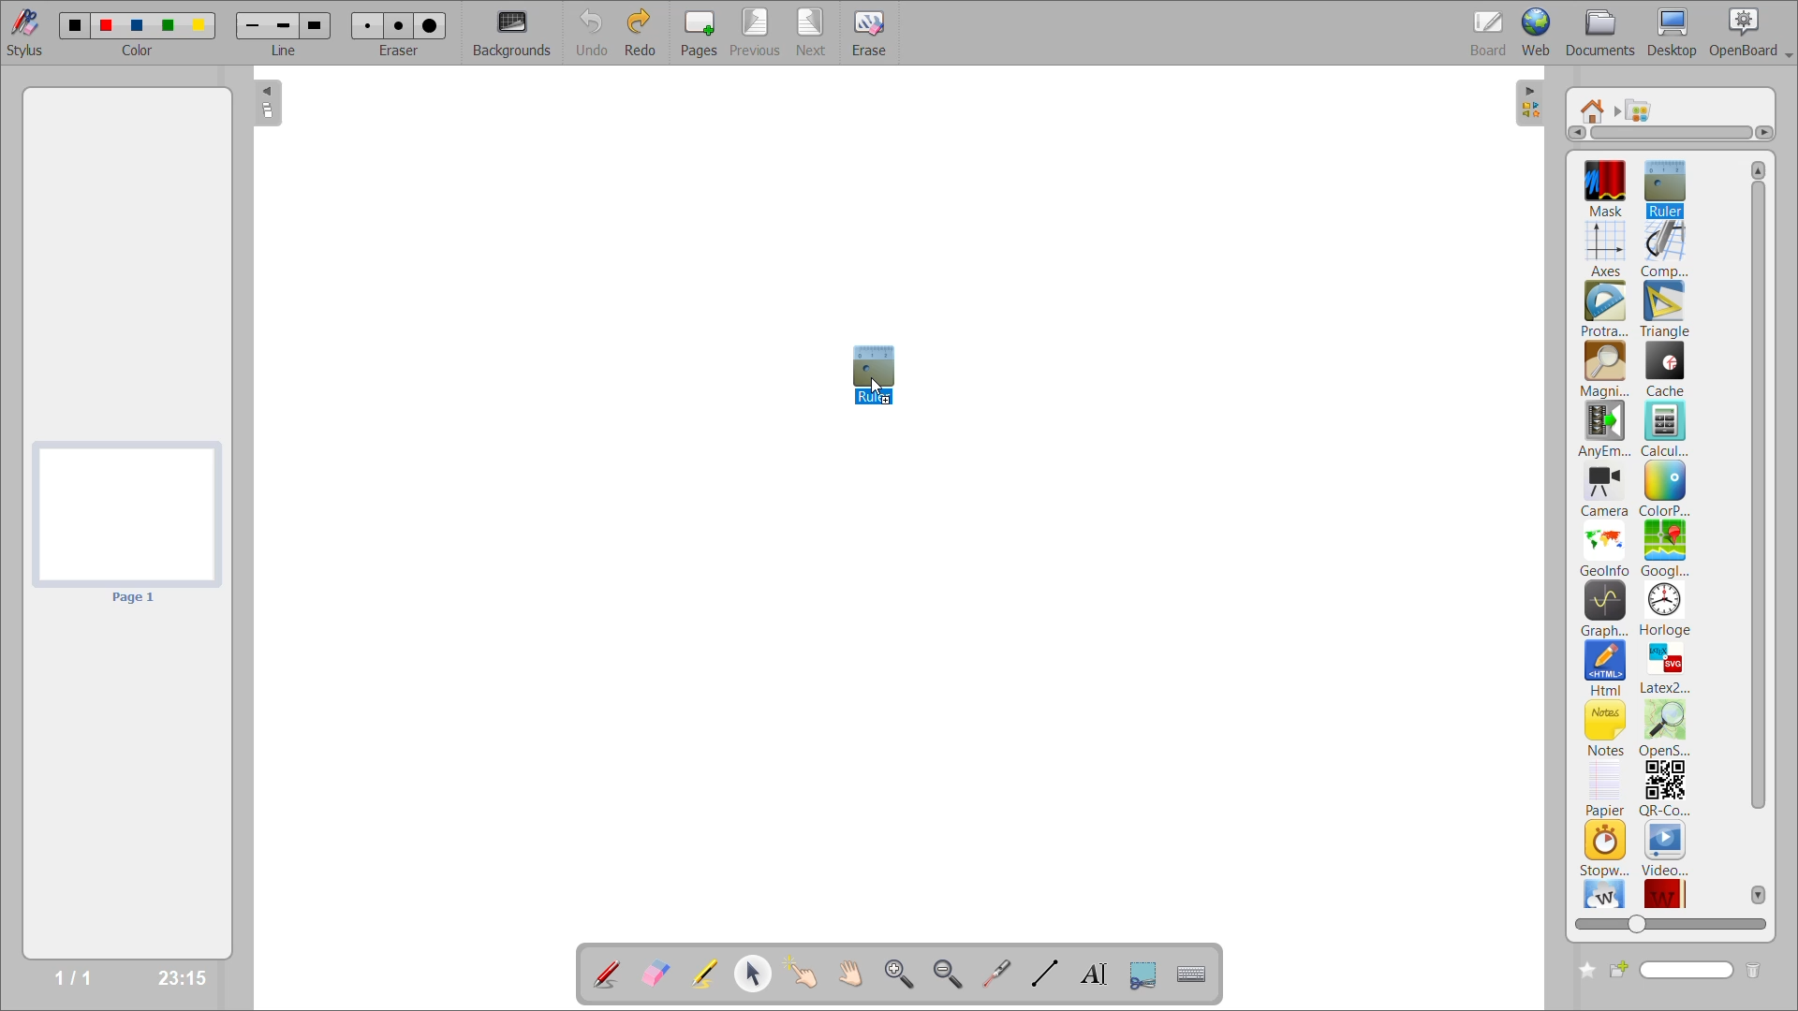 This screenshot has height=1011, width=1798. Describe the element at coordinates (254, 27) in the screenshot. I see `line 1` at that location.